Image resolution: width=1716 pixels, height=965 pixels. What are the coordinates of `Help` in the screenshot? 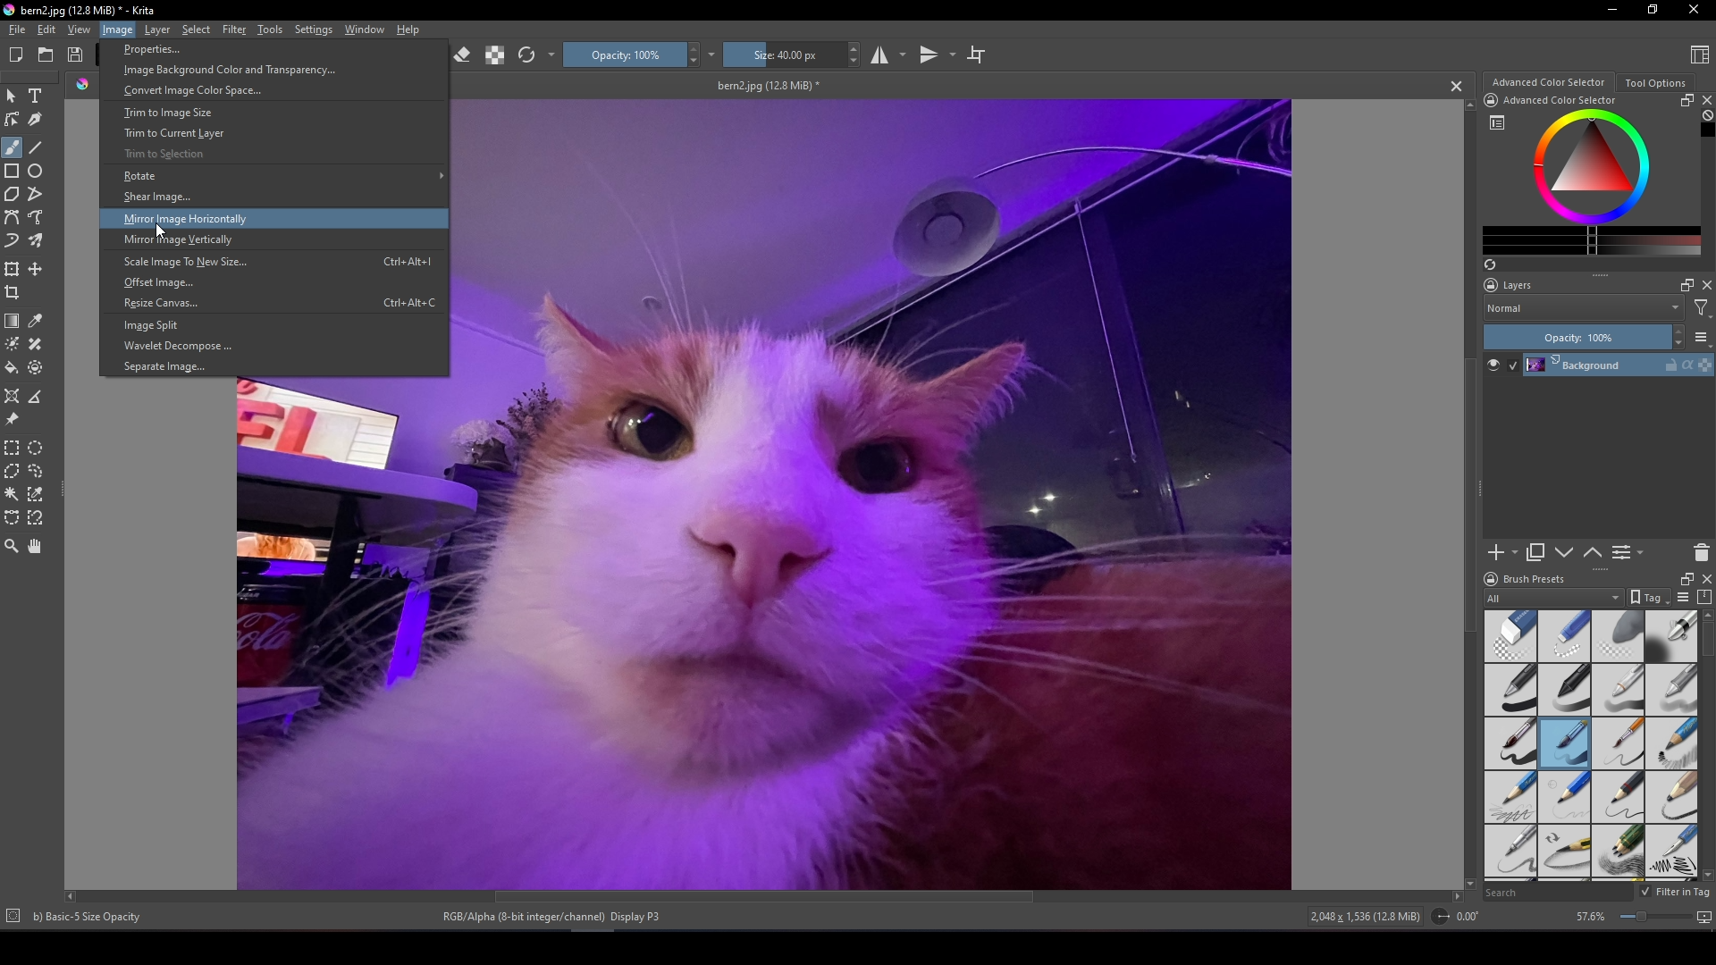 It's located at (409, 29).